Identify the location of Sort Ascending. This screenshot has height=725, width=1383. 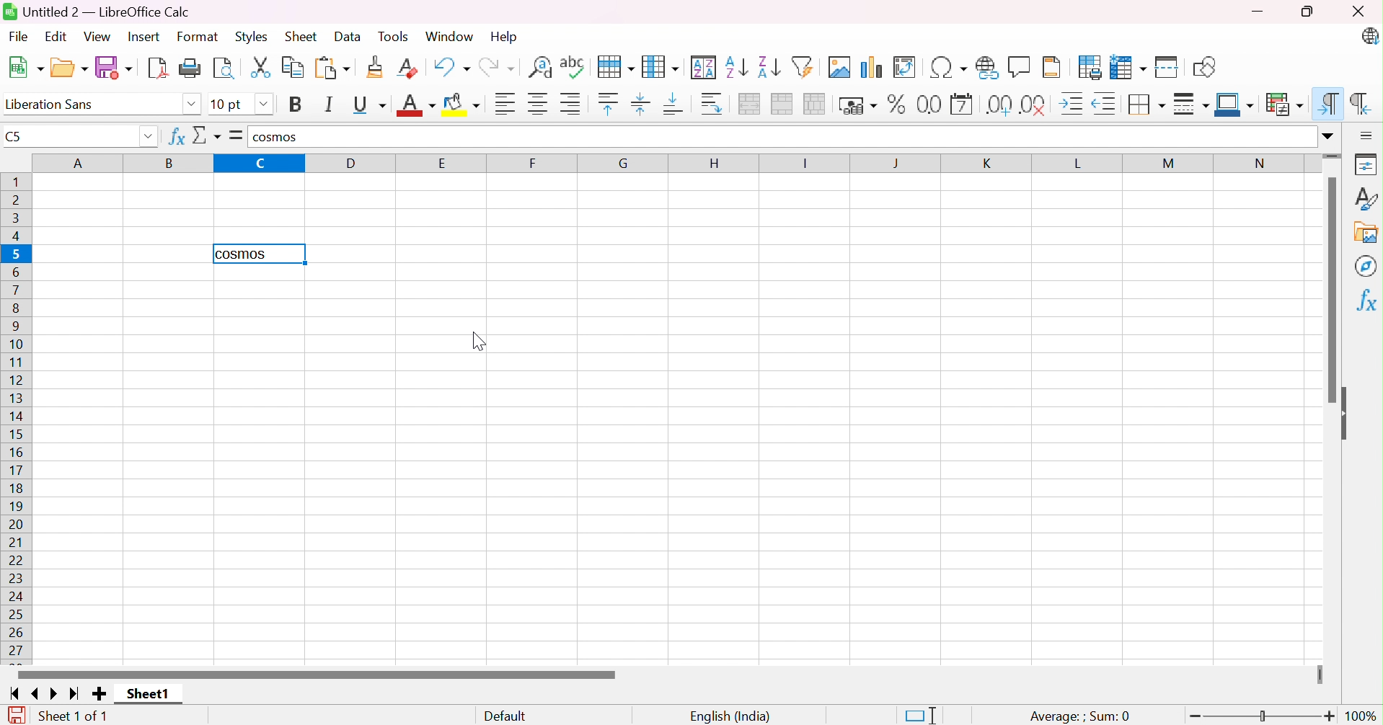
(738, 66).